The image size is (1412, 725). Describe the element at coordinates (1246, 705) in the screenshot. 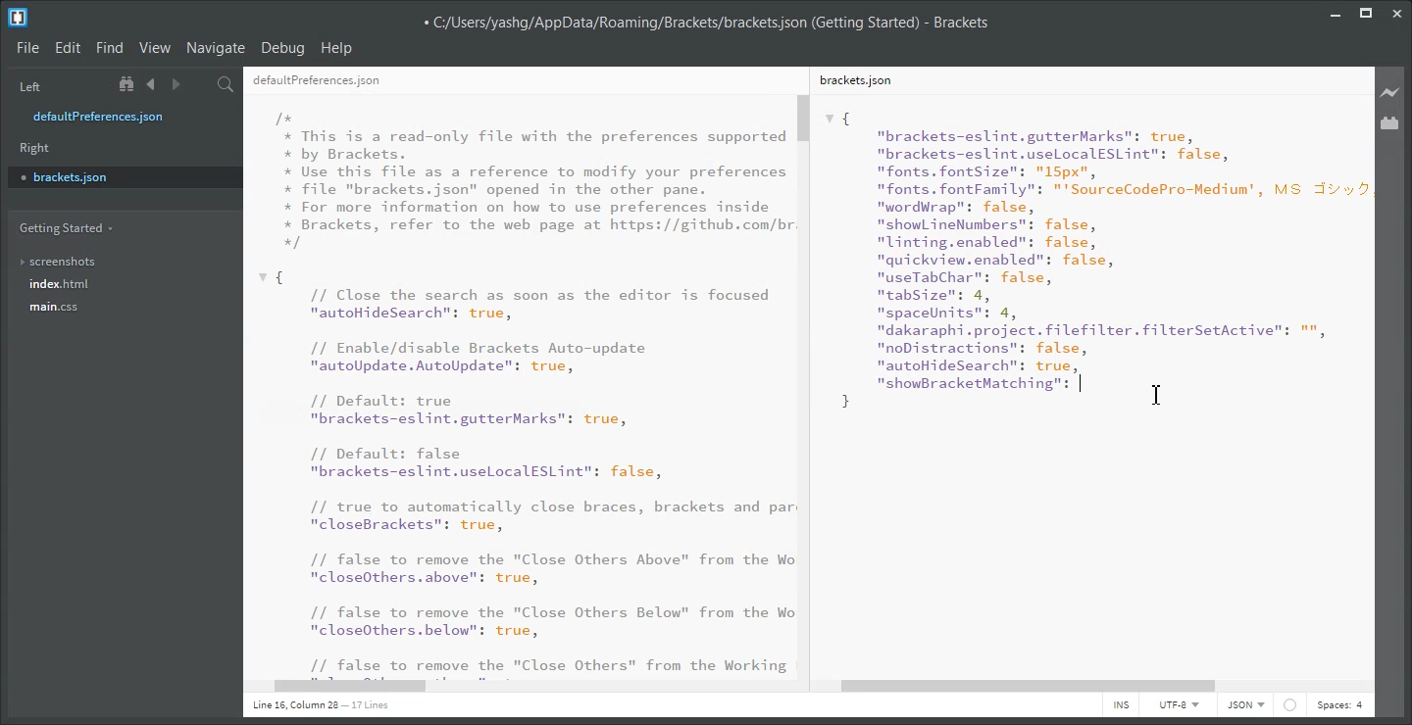

I see `JSON` at that location.